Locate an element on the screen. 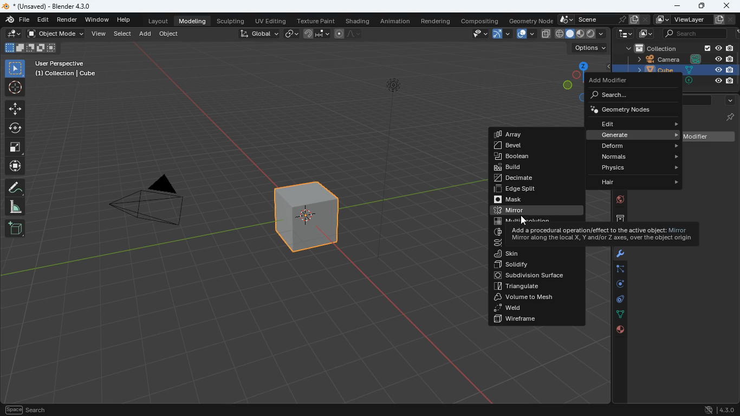 This screenshot has height=416, width=740. close is located at coordinates (728, 5).